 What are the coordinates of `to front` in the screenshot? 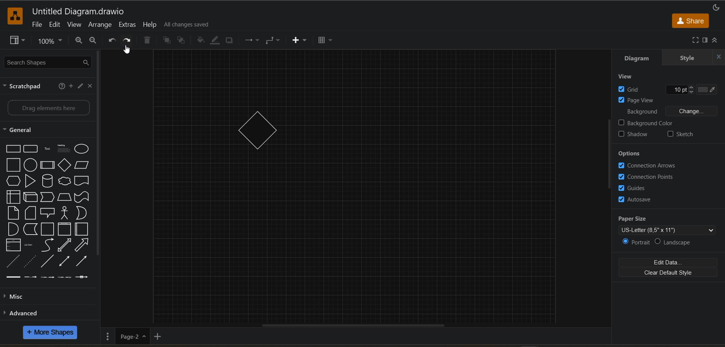 It's located at (167, 40).